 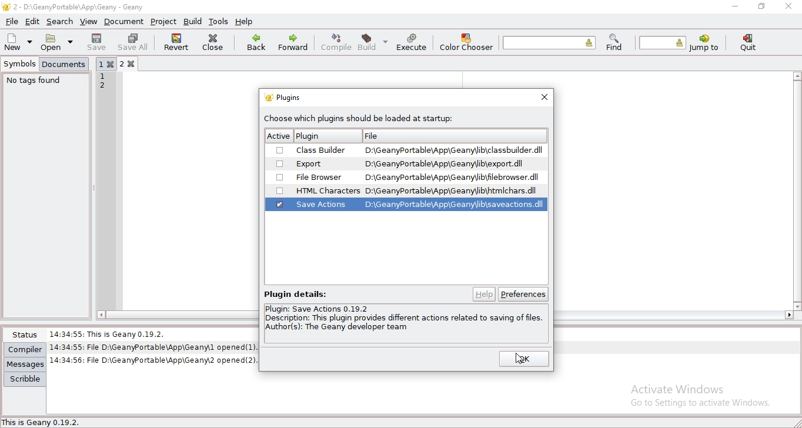 What do you see at coordinates (256, 42) in the screenshot?
I see `back` at bounding box center [256, 42].